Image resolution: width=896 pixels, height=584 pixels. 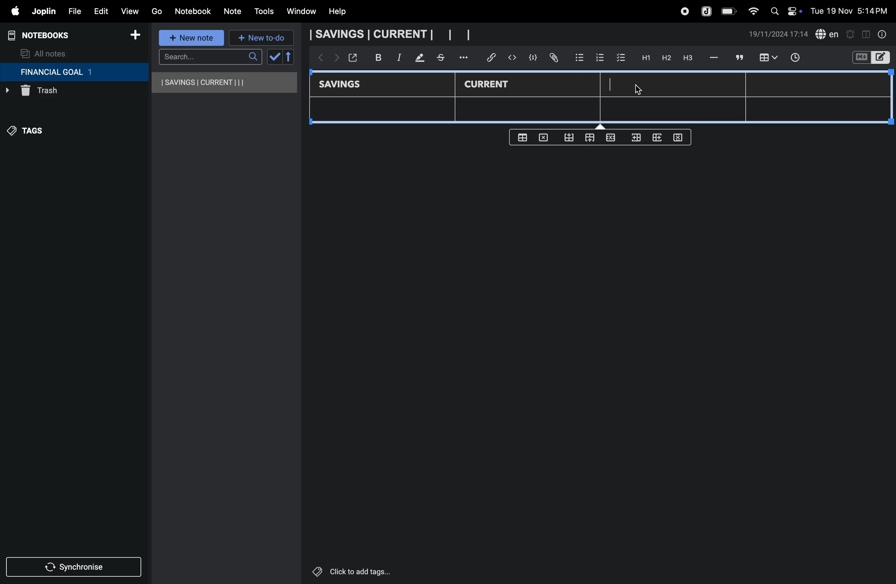 What do you see at coordinates (546, 137) in the screenshot?
I see `delete` at bounding box center [546, 137].